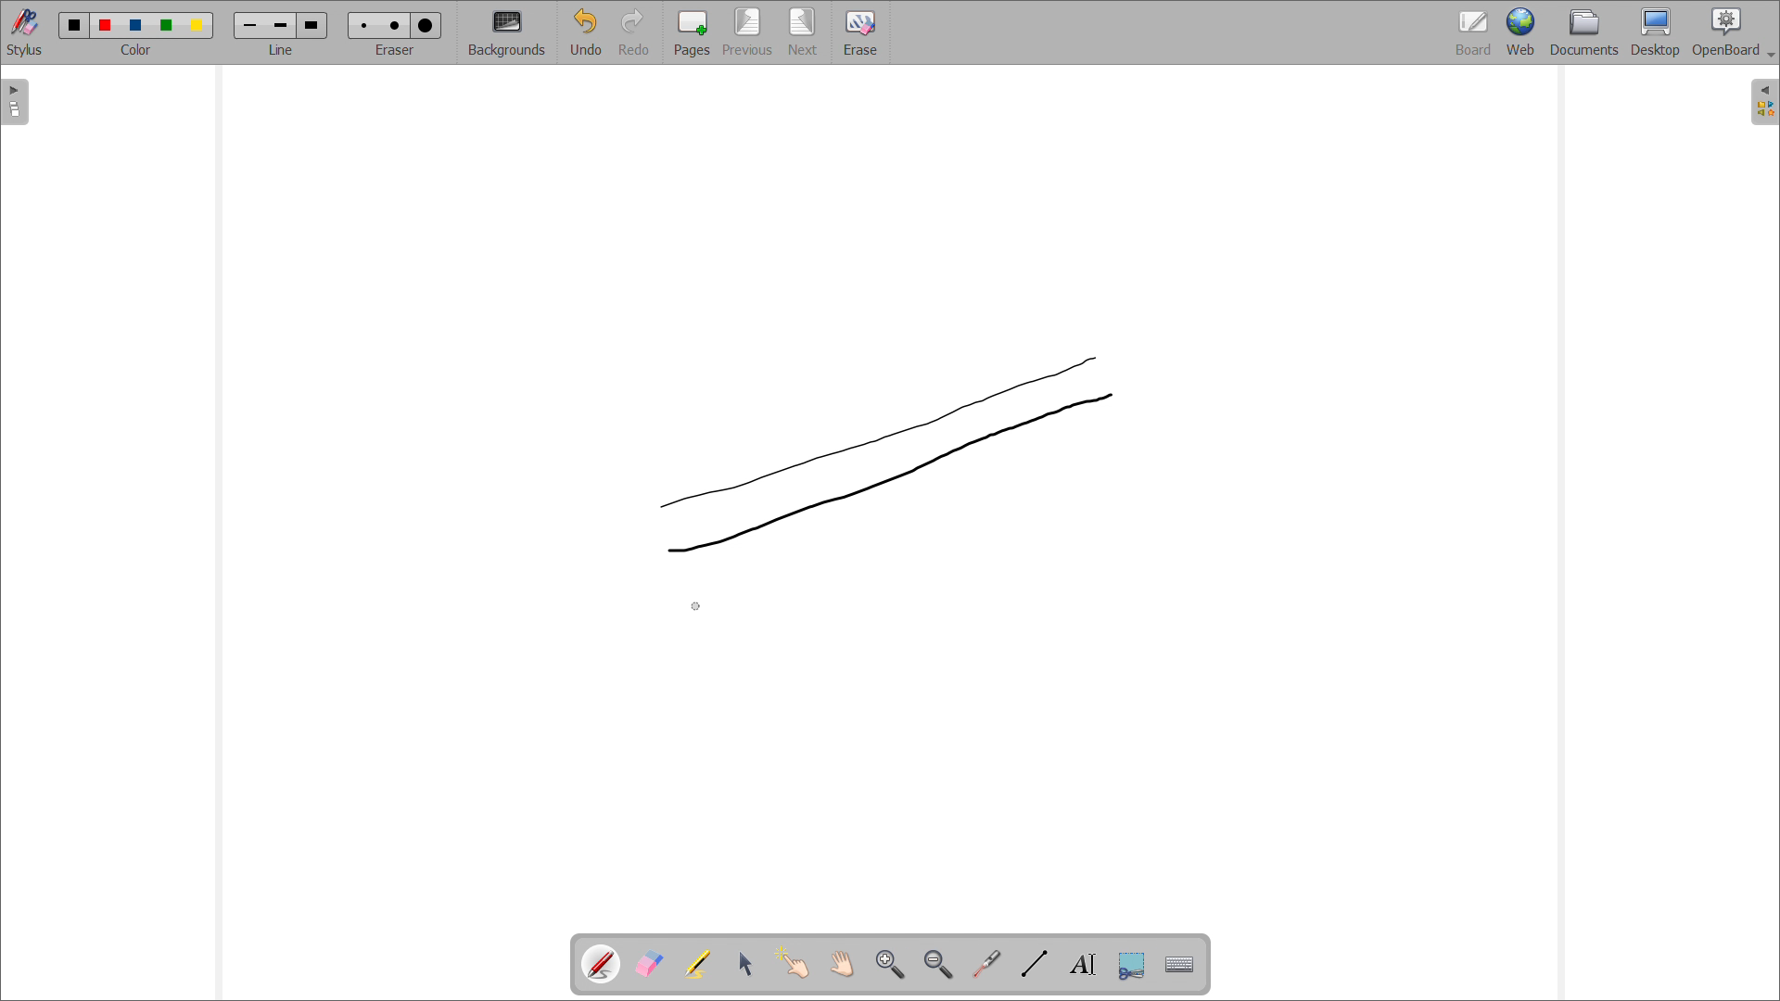 This screenshot has width=1780, height=1001. Describe the element at coordinates (795, 963) in the screenshot. I see `interact with items` at that location.